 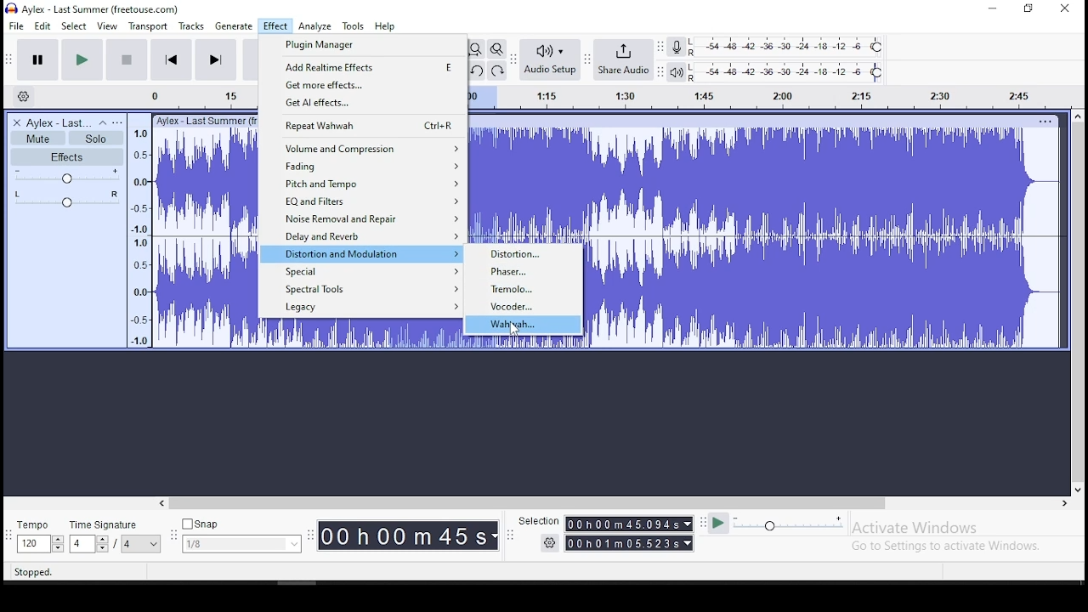 I want to click on add real time effects, so click(x=364, y=65).